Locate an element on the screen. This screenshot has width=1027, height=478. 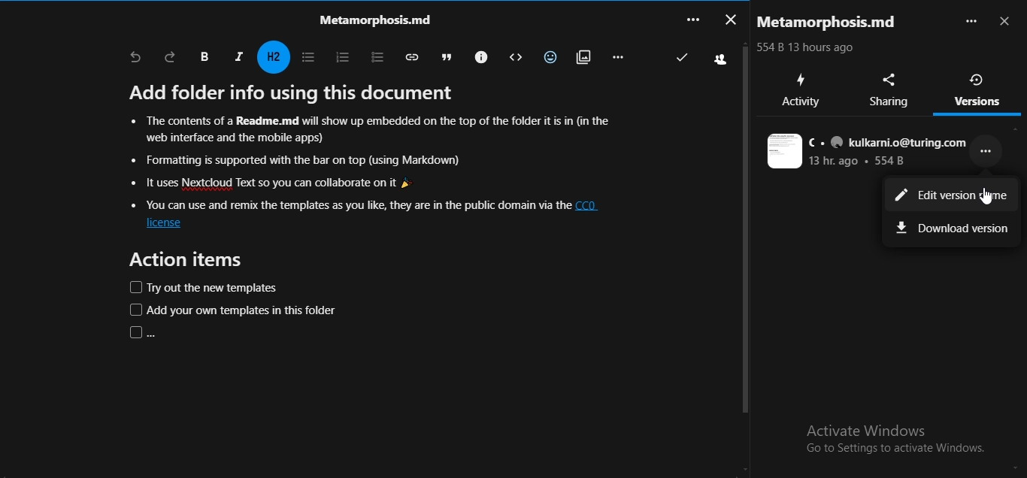
close is located at coordinates (1007, 23).